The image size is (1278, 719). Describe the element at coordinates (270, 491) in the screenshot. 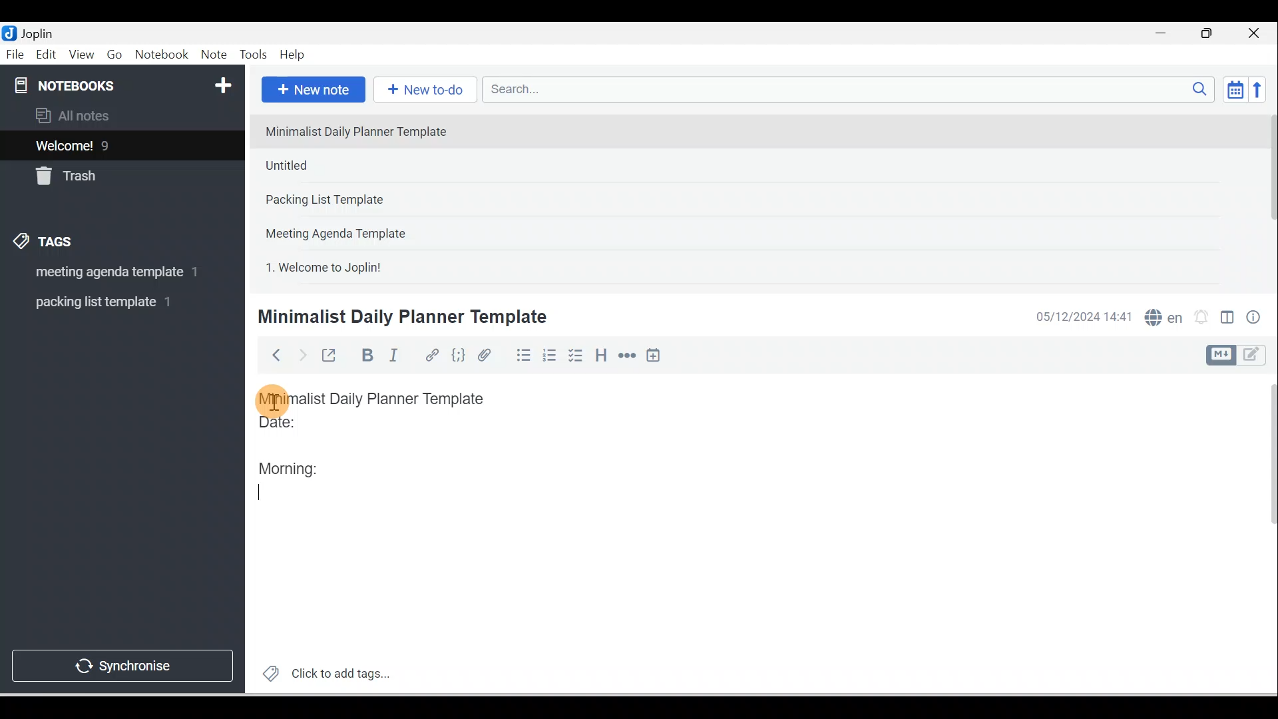

I see `Cursor` at that location.